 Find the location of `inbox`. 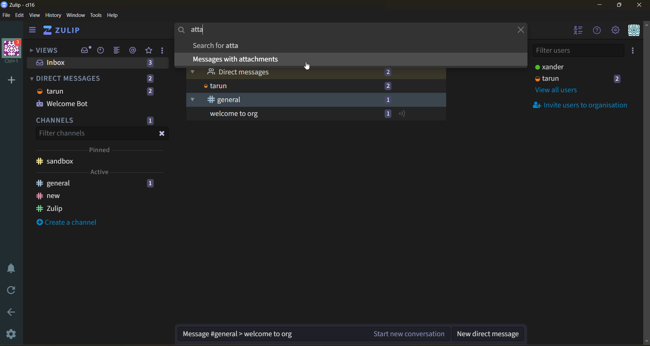

inbox is located at coordinates (54, 63).